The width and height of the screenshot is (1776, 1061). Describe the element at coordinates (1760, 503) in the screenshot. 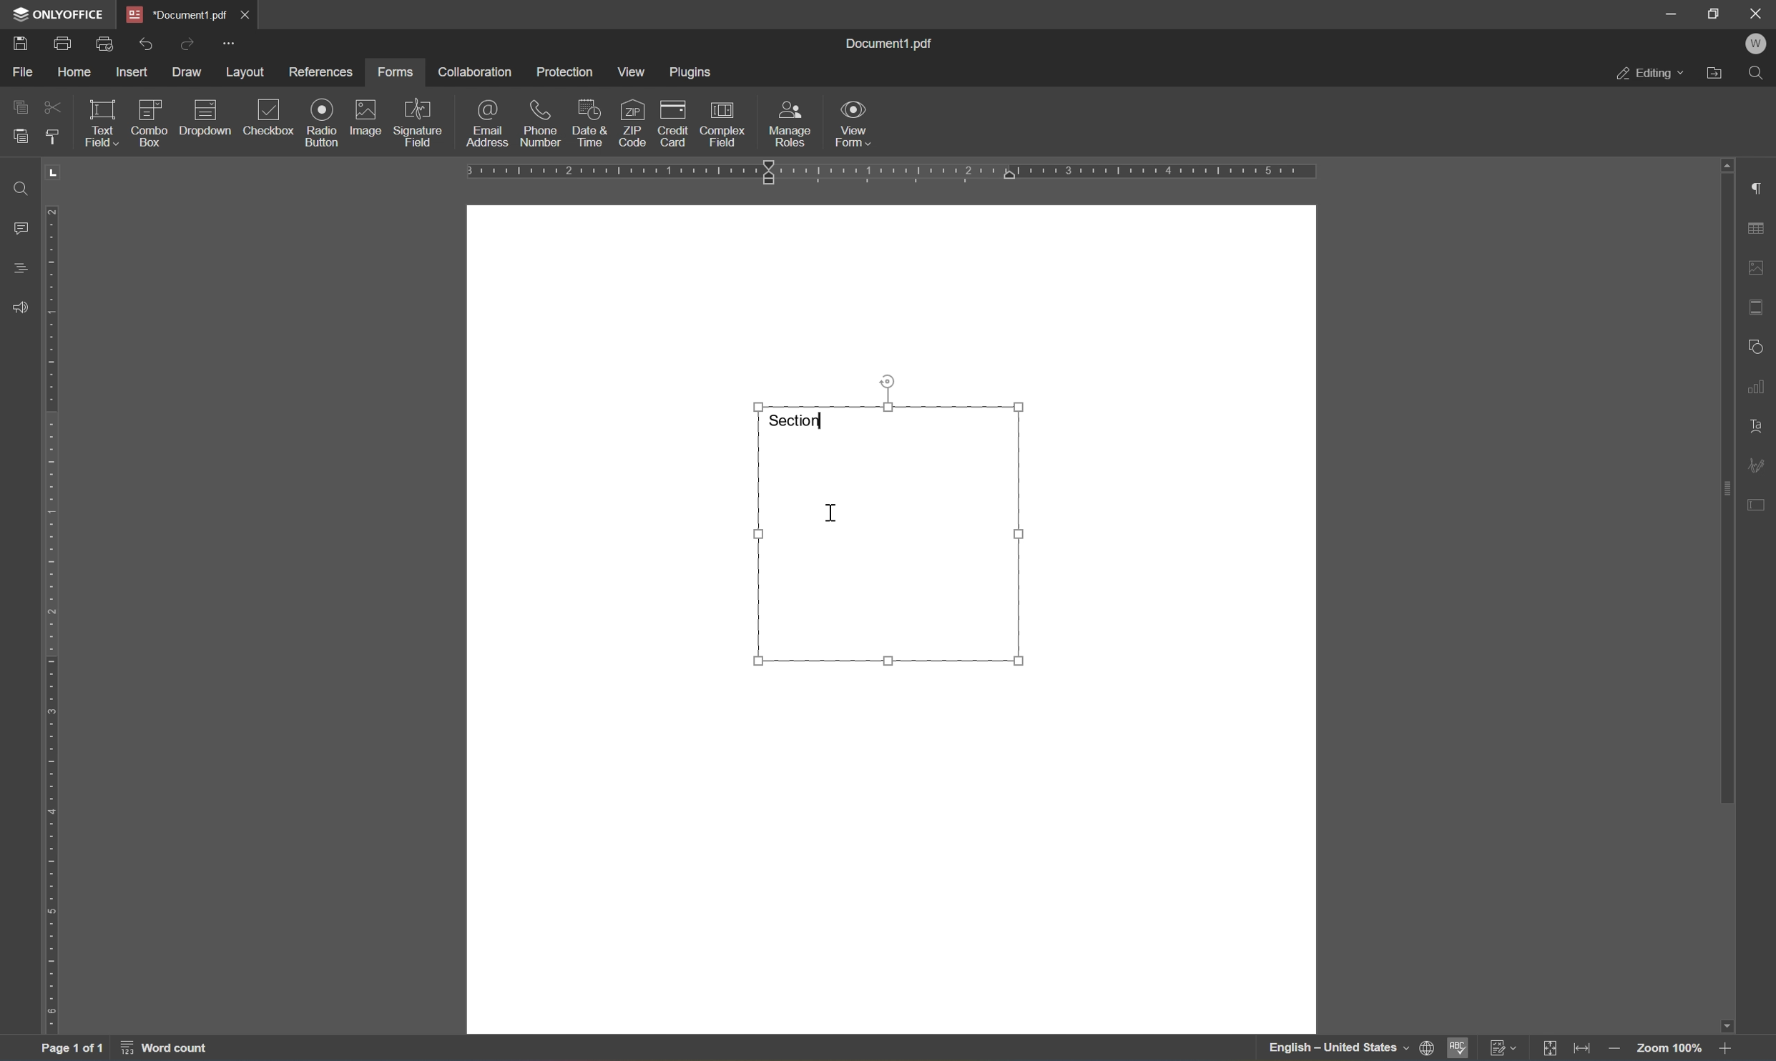

I see `form settings` at that location.